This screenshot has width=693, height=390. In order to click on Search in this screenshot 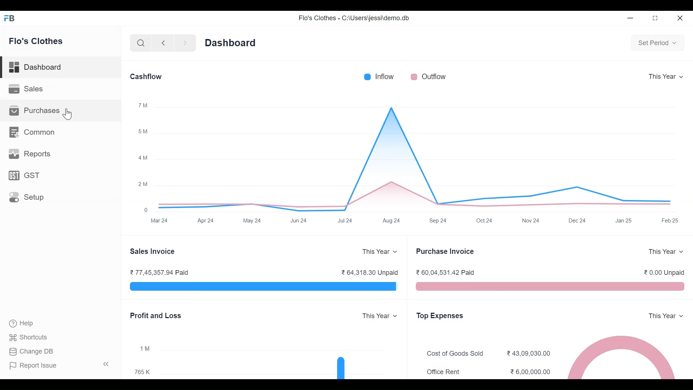, I will do `click(141, 43)`.